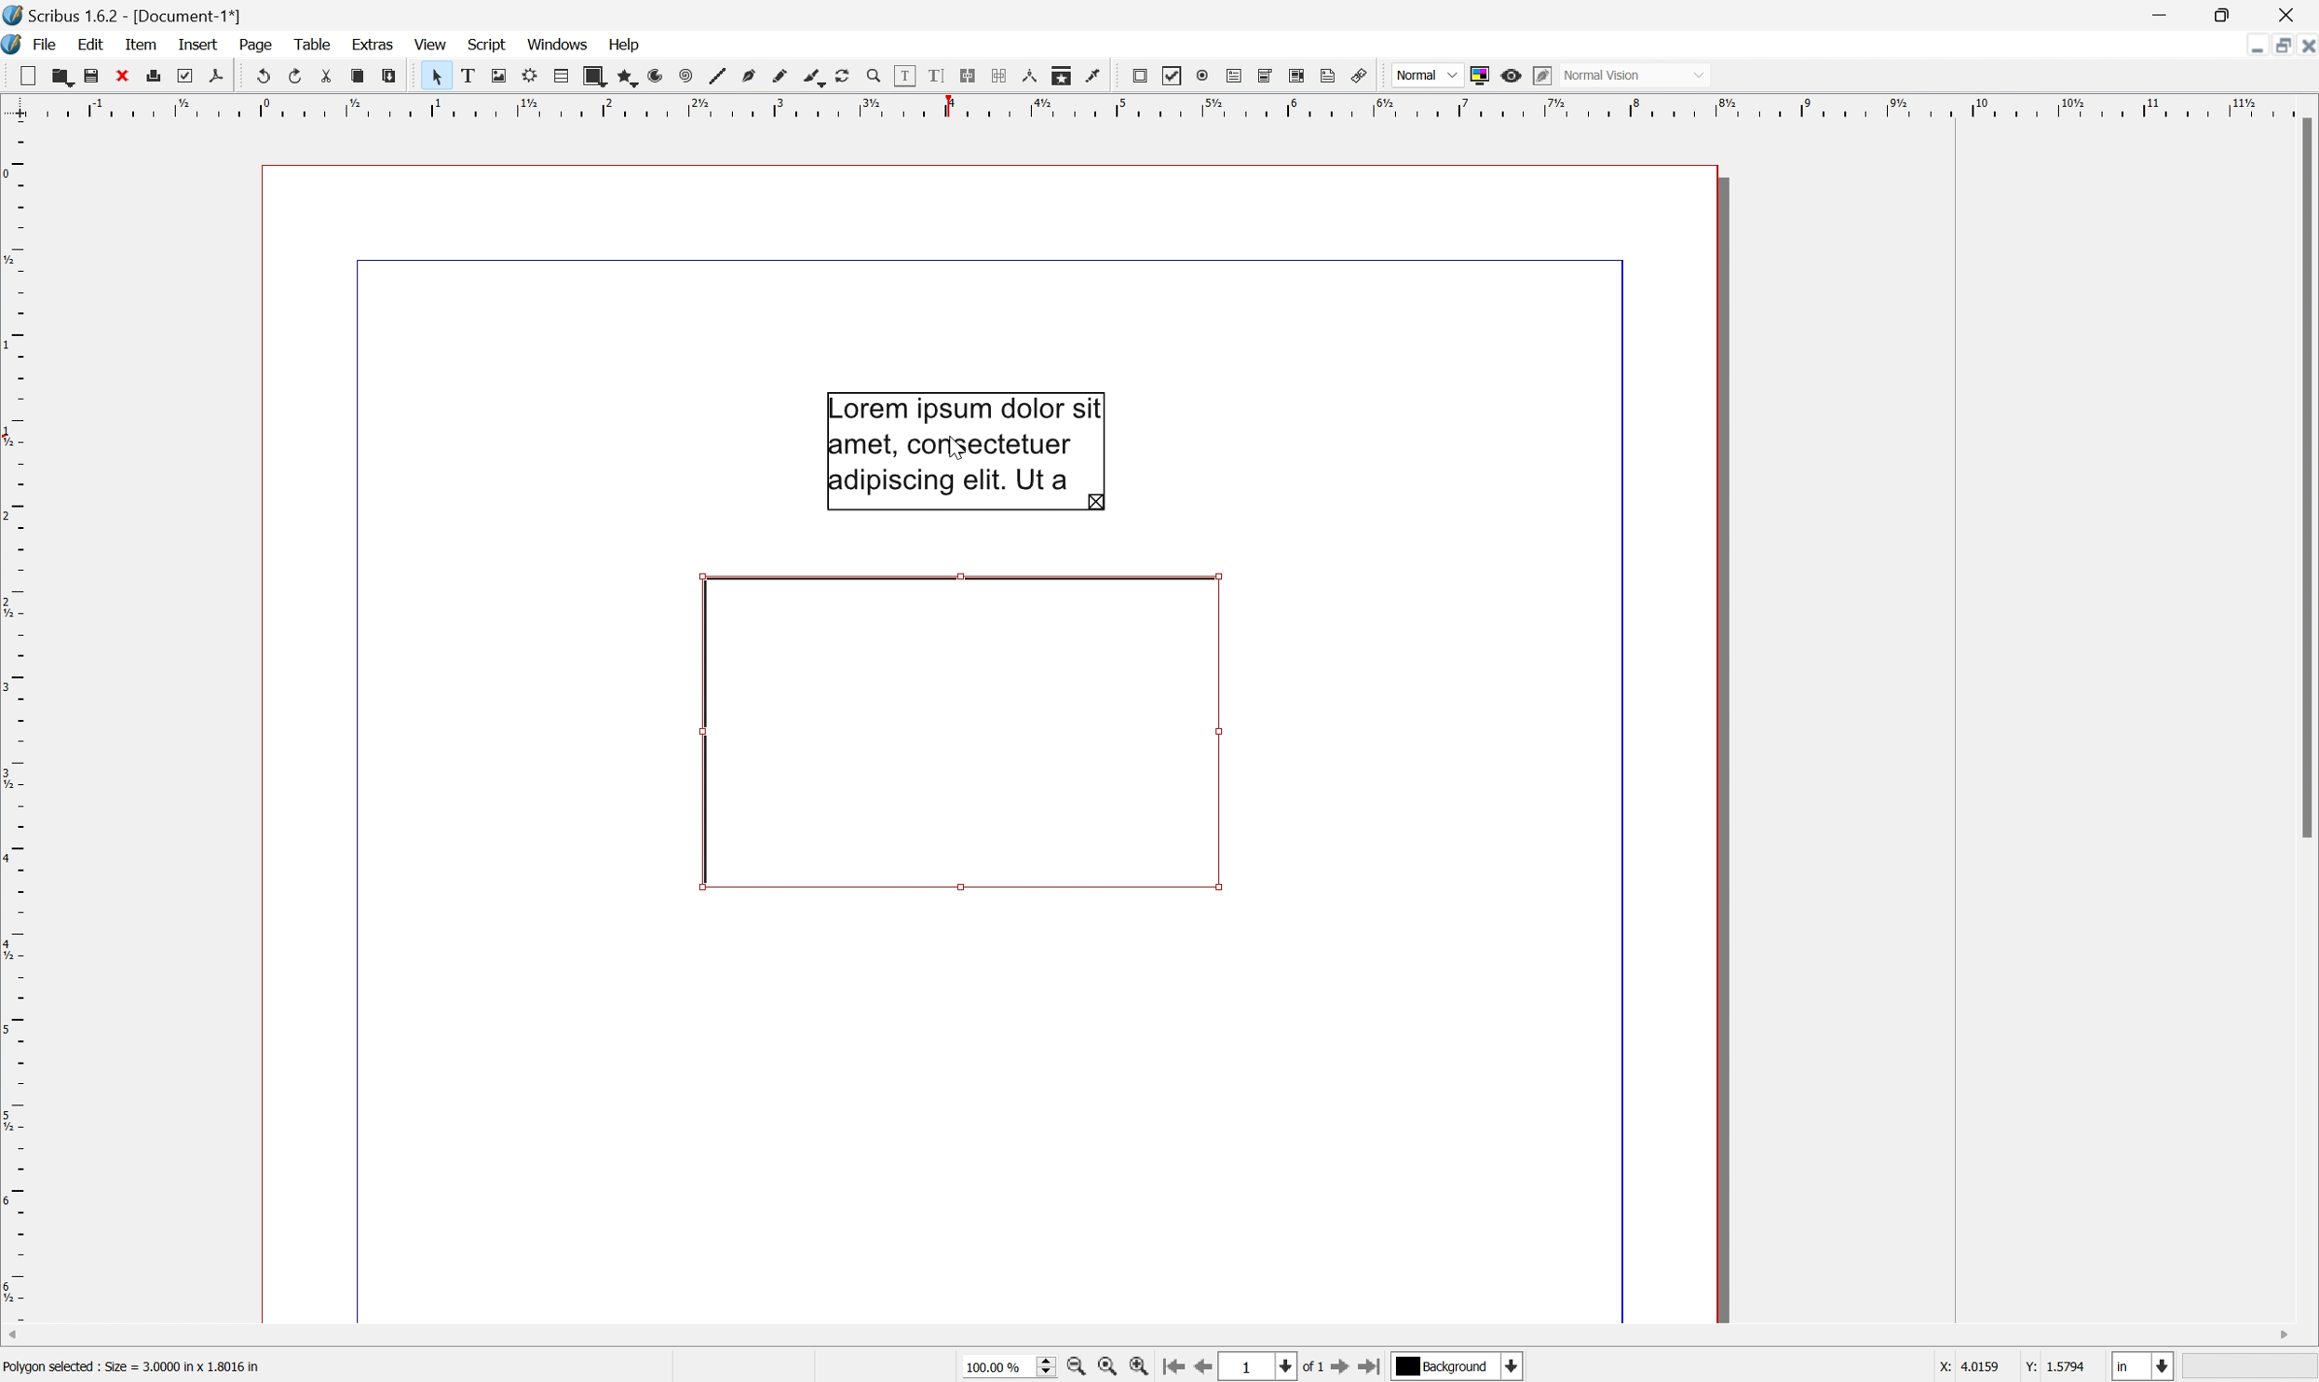  I want to click on Preflight verifier, so click(184, 77).